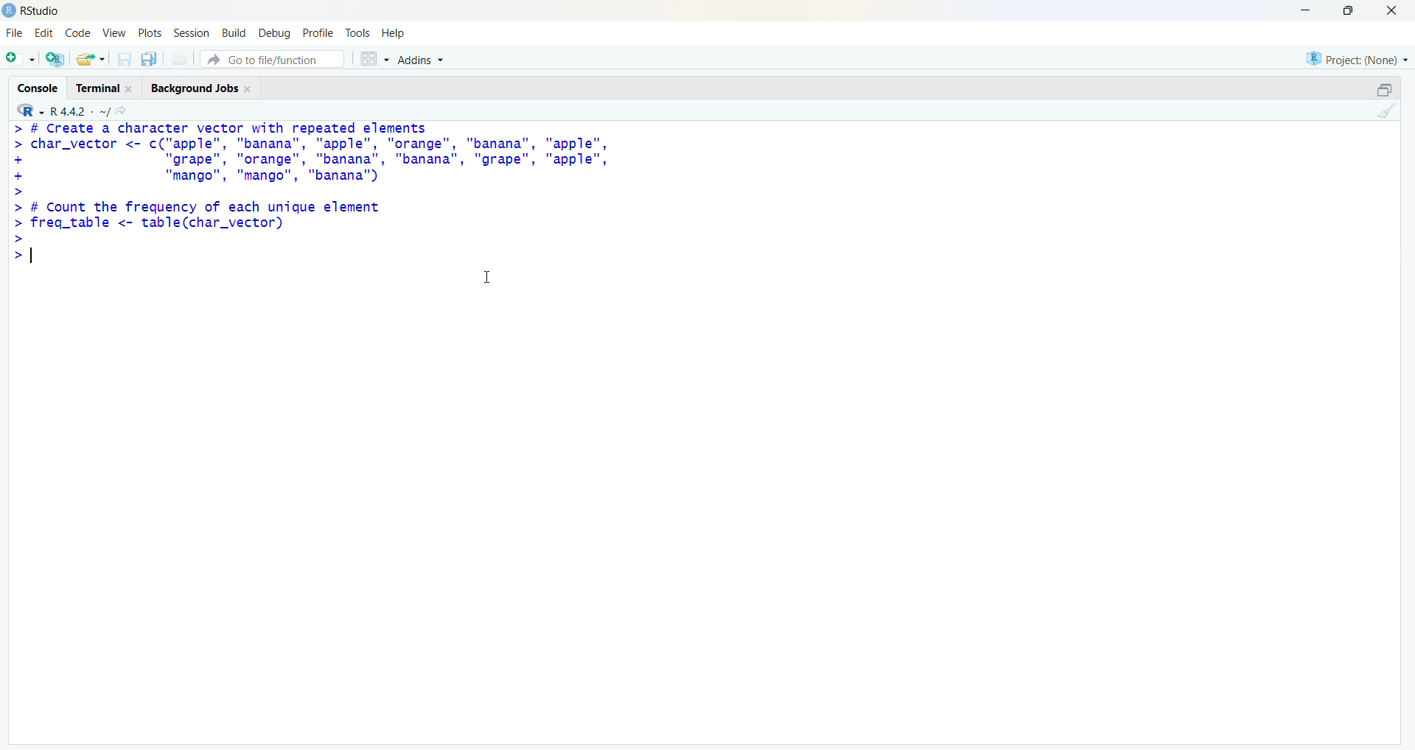 The height and width of the screenshot is (750, 1415). What do you see at coordinates (76, 110) in the screenshot?
I see `R 4.2.2~/` at bounding box center [76, 110].